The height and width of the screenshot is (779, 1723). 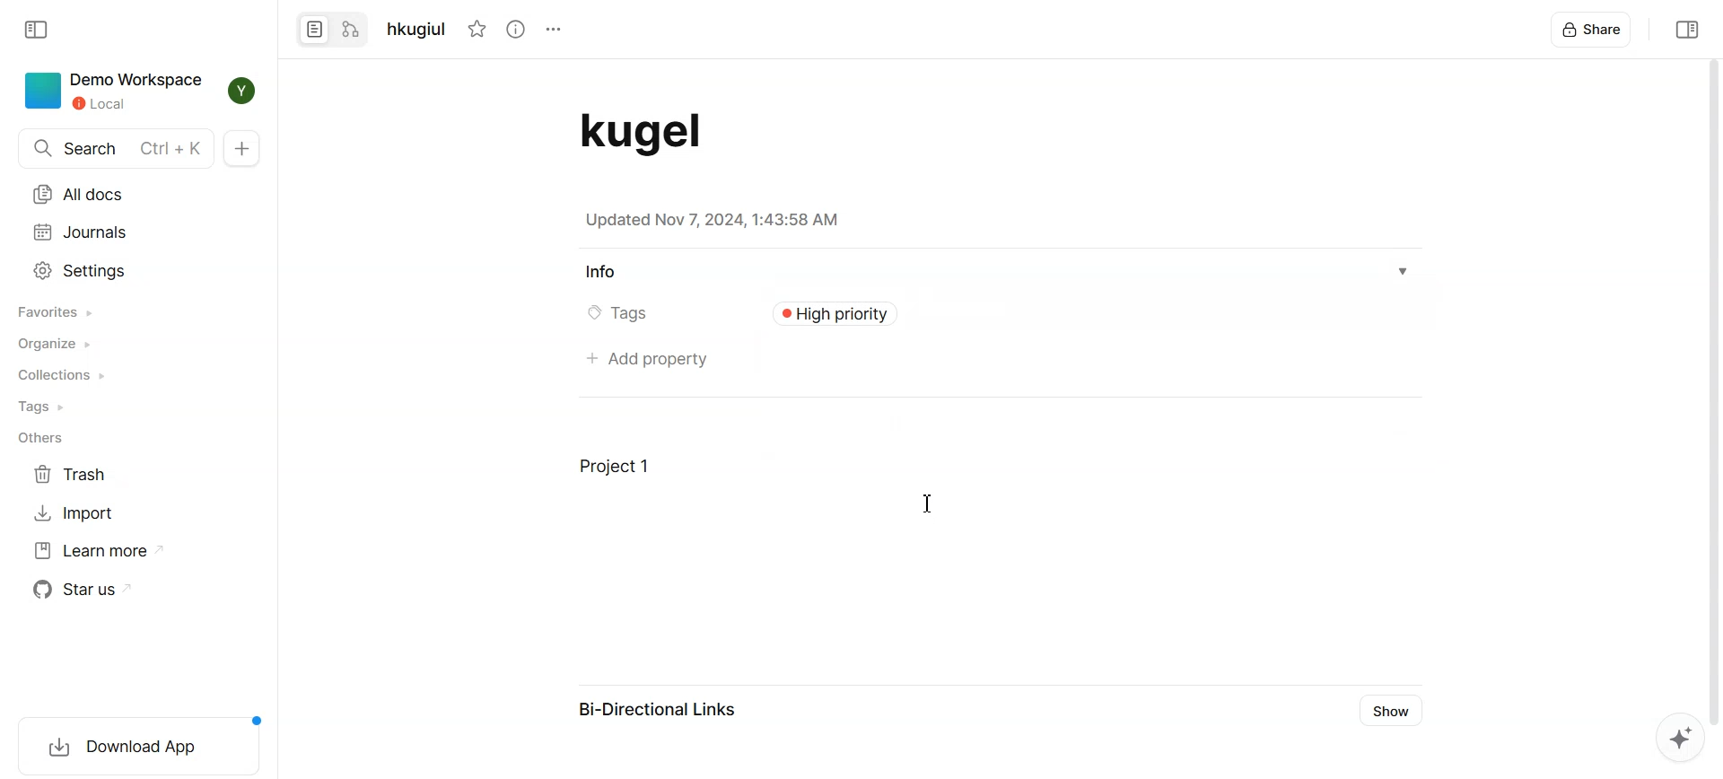 What do you see at coordinates (45, 439) in the screenshot?
I see `Others` at bounding box center [45, 439].